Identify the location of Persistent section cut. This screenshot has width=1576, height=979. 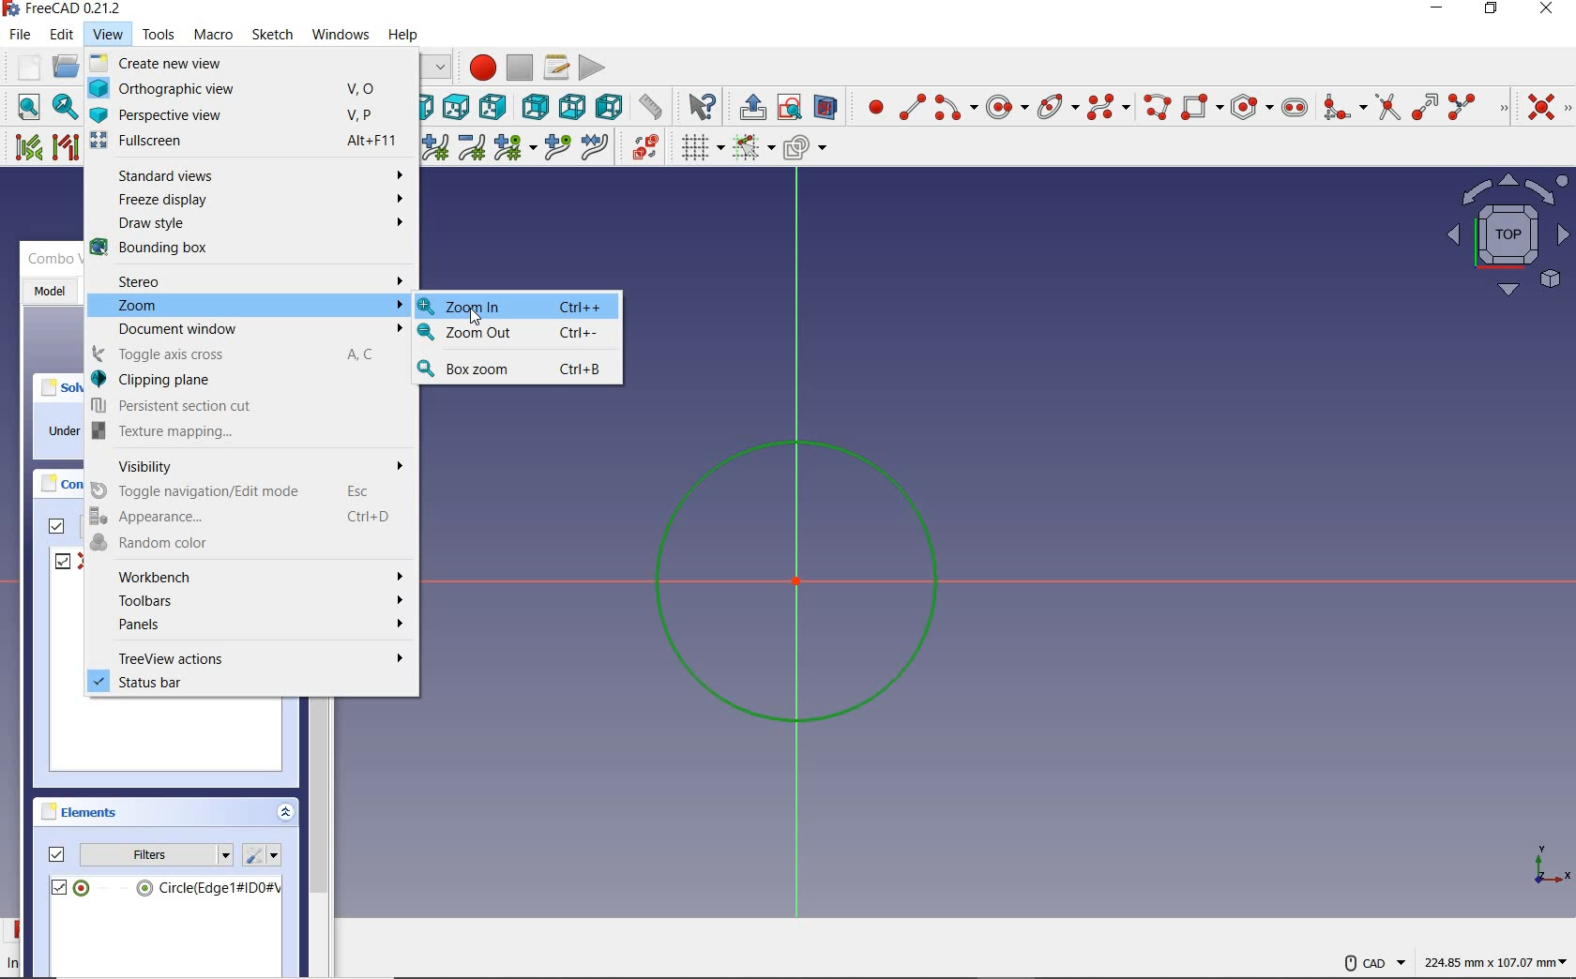
(253, 404).